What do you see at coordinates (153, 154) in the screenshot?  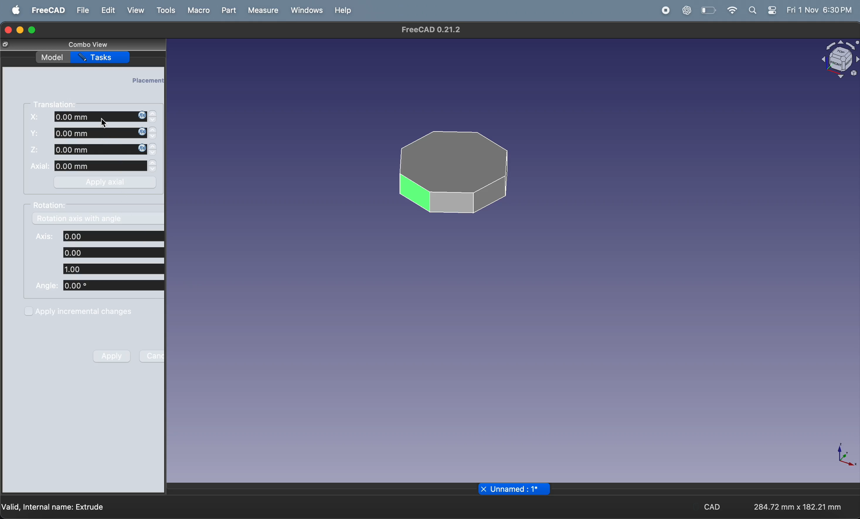 I see `down` at bounding box center [153, 154].